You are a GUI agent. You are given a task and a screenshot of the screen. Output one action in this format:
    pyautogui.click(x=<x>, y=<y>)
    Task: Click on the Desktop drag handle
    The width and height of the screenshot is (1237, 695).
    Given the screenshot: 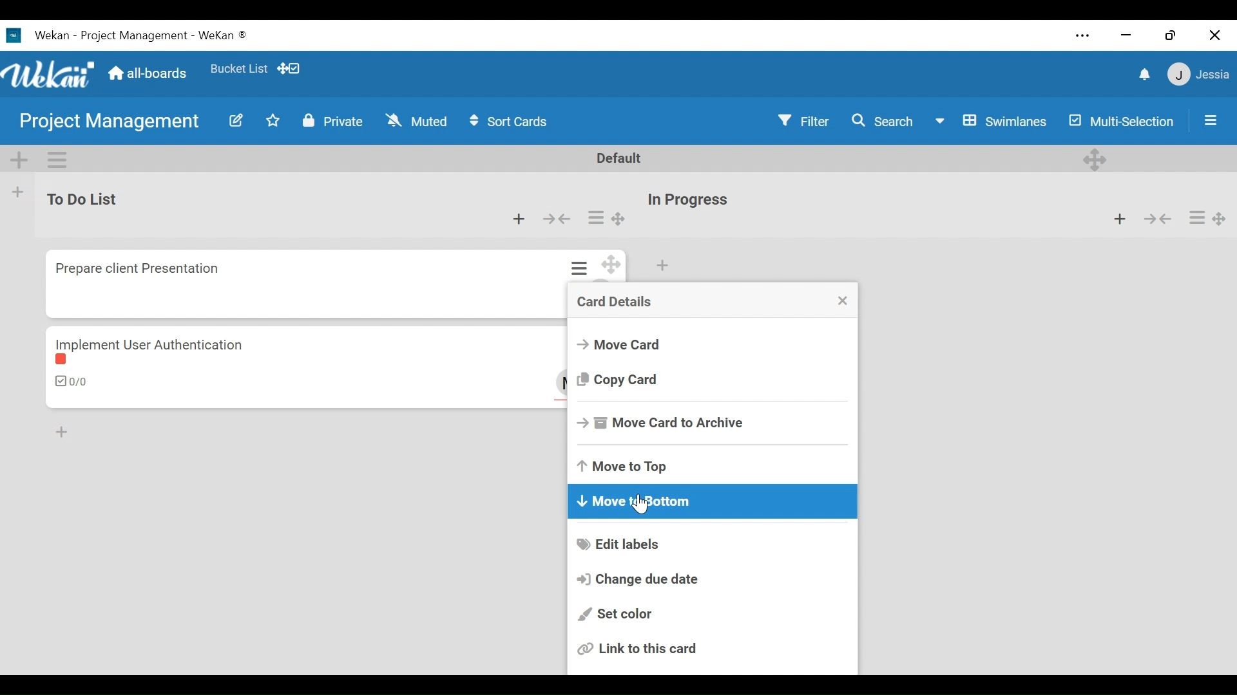 What is the action you would take?
    pyautogui.click(x=611, y=265)
    